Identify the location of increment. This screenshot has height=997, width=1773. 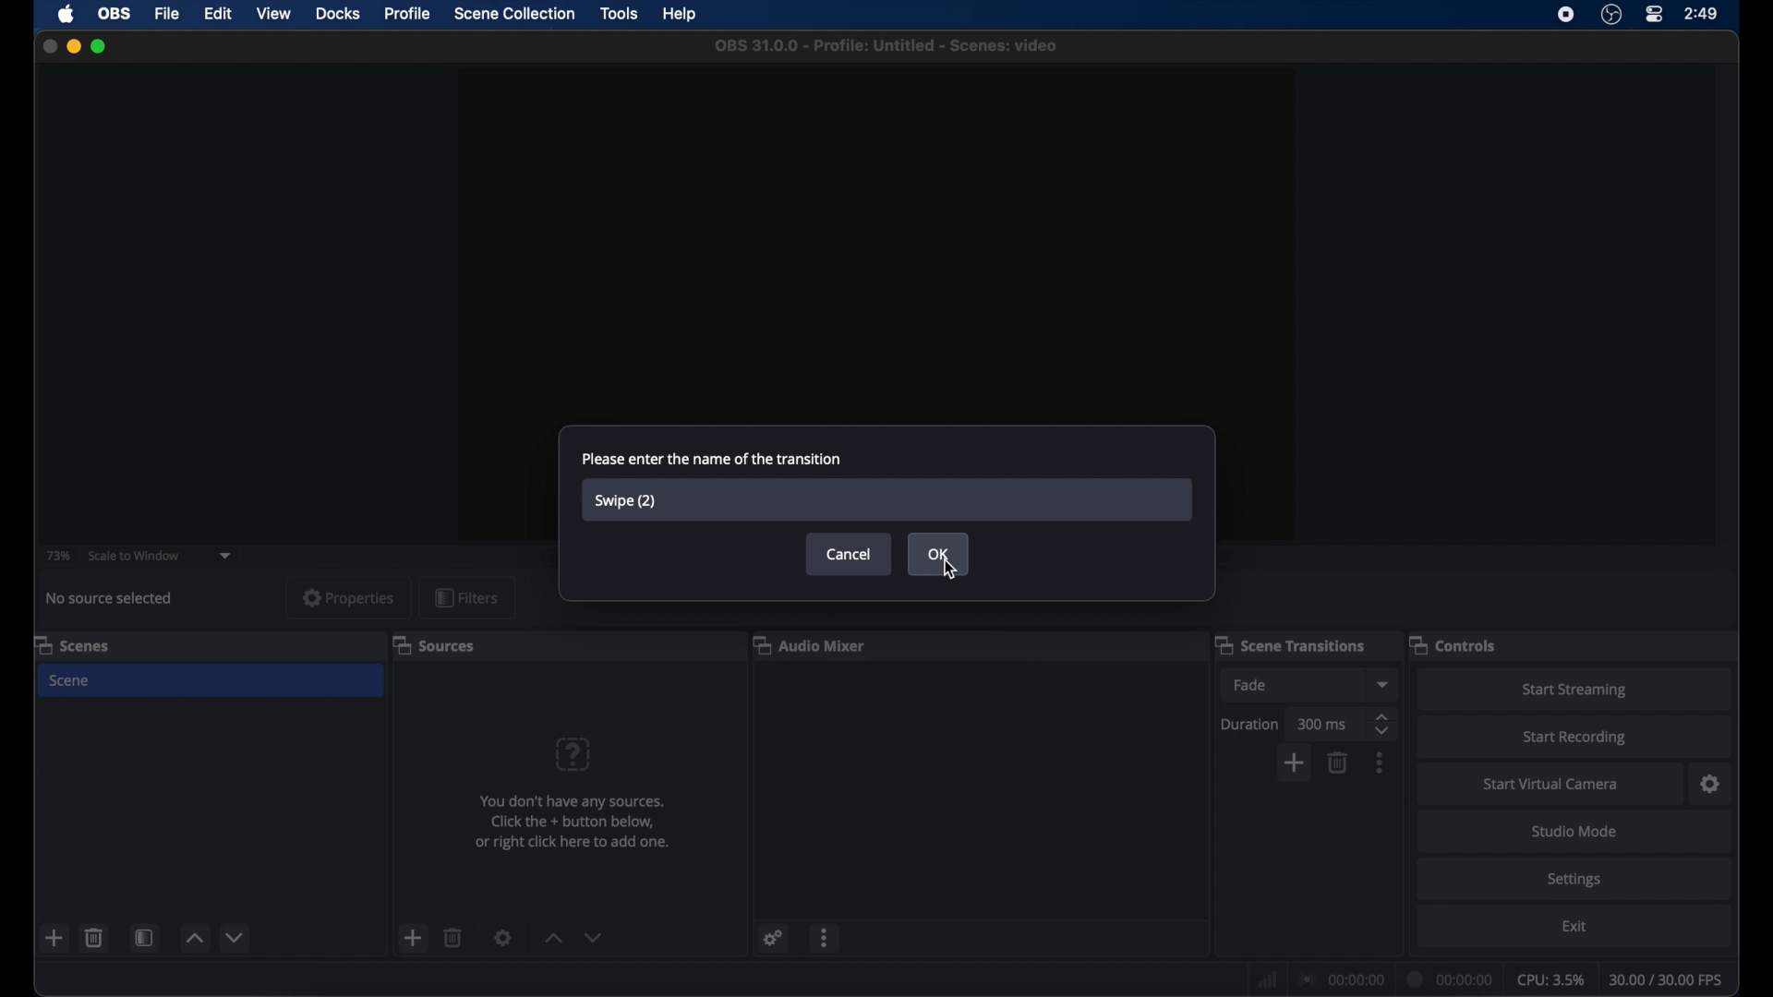
(194, 939).